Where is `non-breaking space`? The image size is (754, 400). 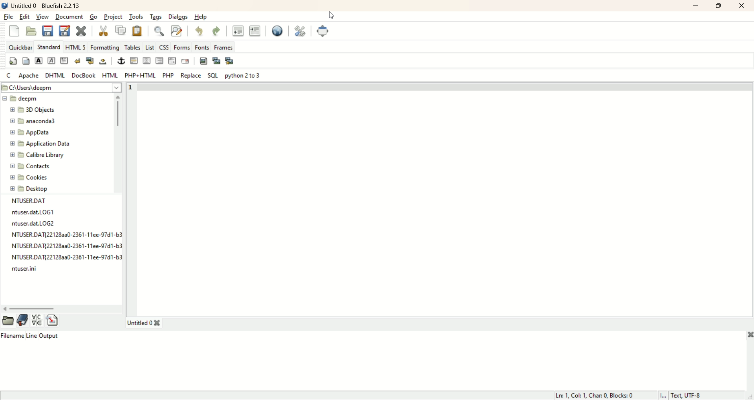 non-breaking space is located at coordinates (104, 62).